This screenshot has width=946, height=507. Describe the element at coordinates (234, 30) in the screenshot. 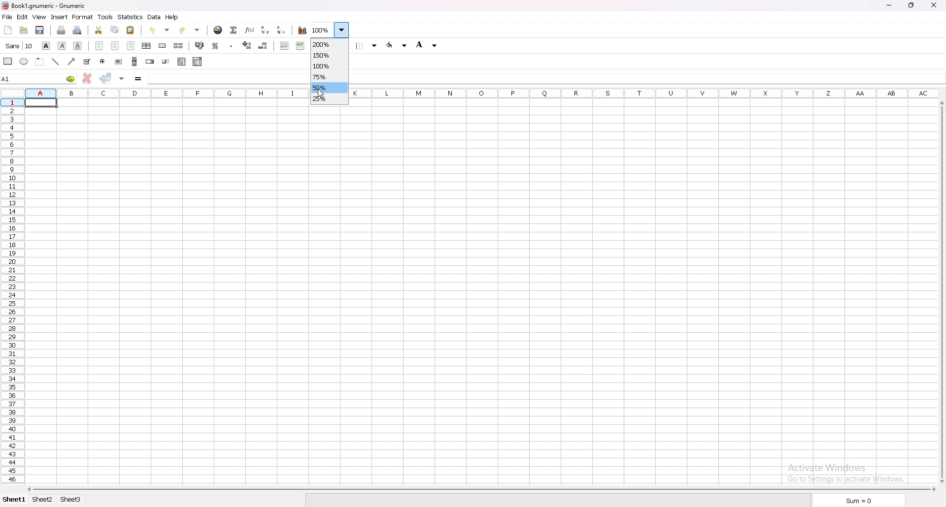

I see `summation` at that location.